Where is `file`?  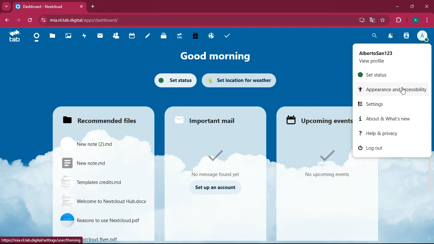
file is located at coordinates (94, 144).